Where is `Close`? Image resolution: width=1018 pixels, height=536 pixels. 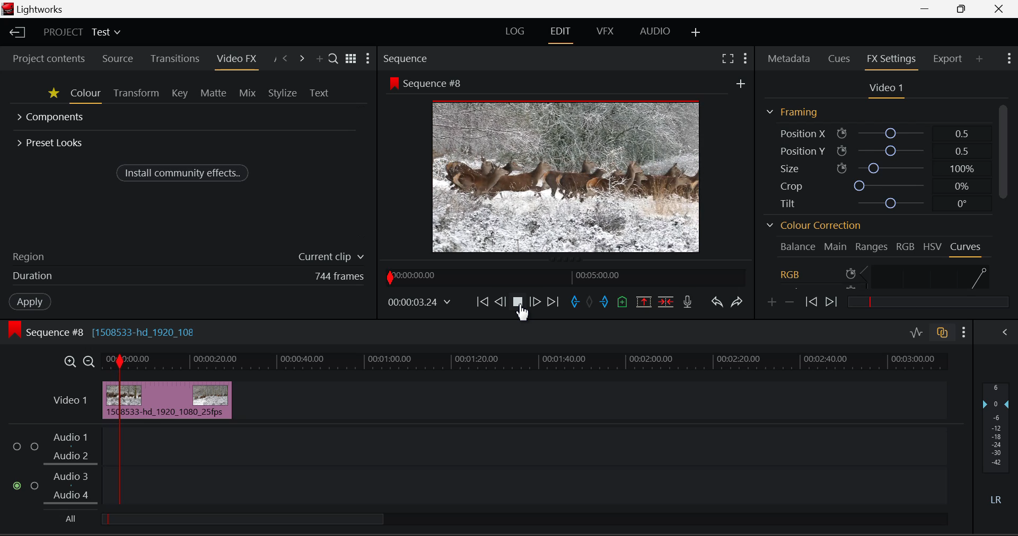 Close is located at coordinates (999, 9).